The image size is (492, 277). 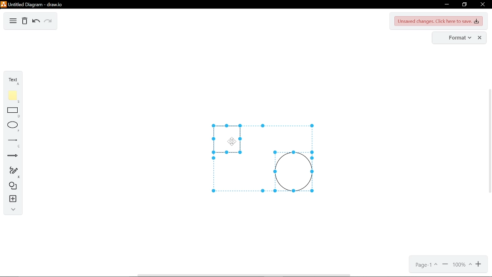 I want to click on line, so click(x=12, y=142).